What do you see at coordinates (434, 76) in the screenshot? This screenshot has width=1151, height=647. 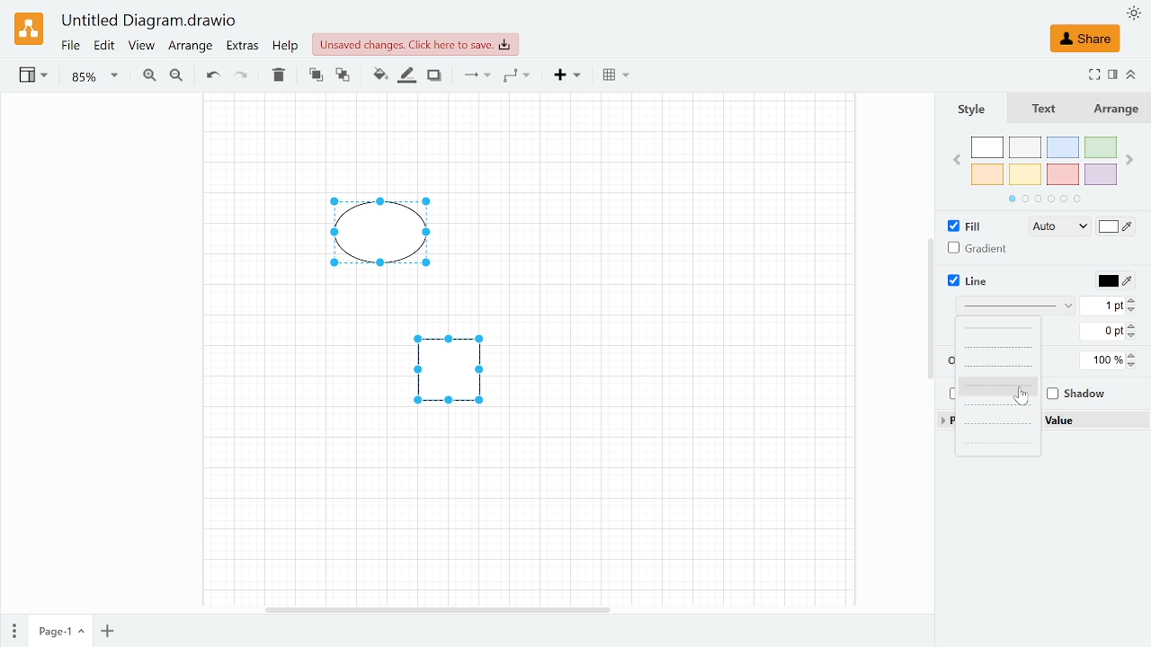 I see `Shadow` at bounding box center [434, 76].